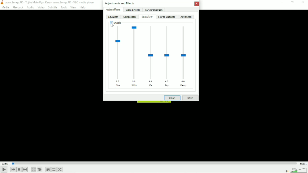 This screenshot has height=173, width=308. Describe the element at coordinates (299, 170) in the screenshot. I see `Volume` at that location.